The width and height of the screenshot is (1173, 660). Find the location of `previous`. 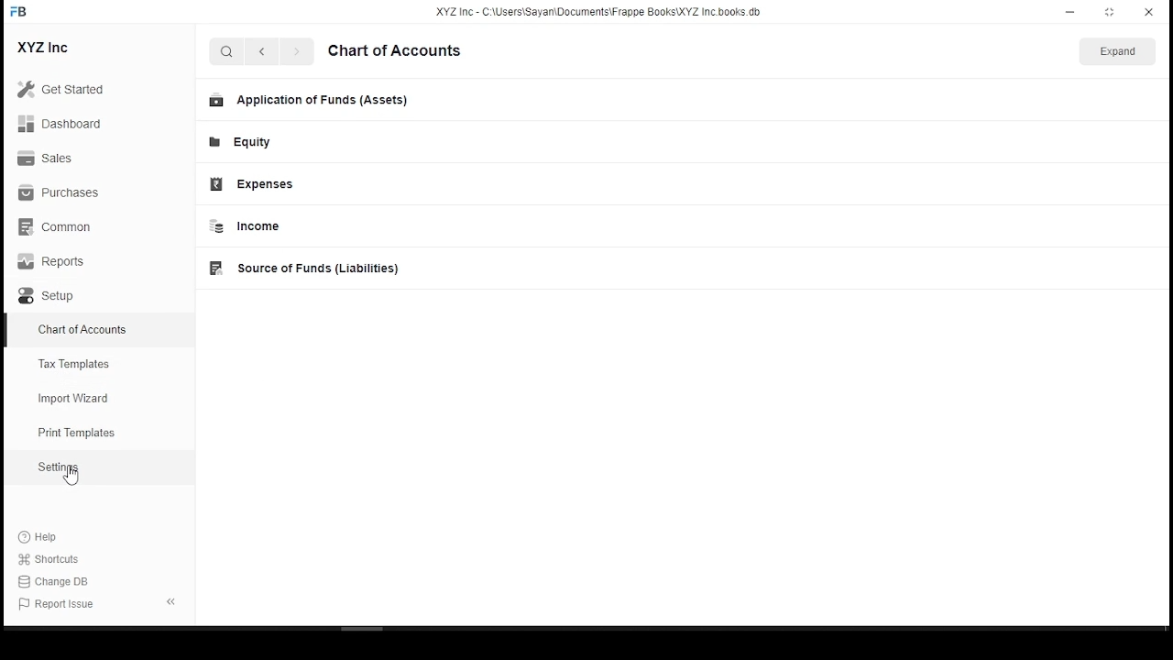

previous is located at coordinates (259, 52).